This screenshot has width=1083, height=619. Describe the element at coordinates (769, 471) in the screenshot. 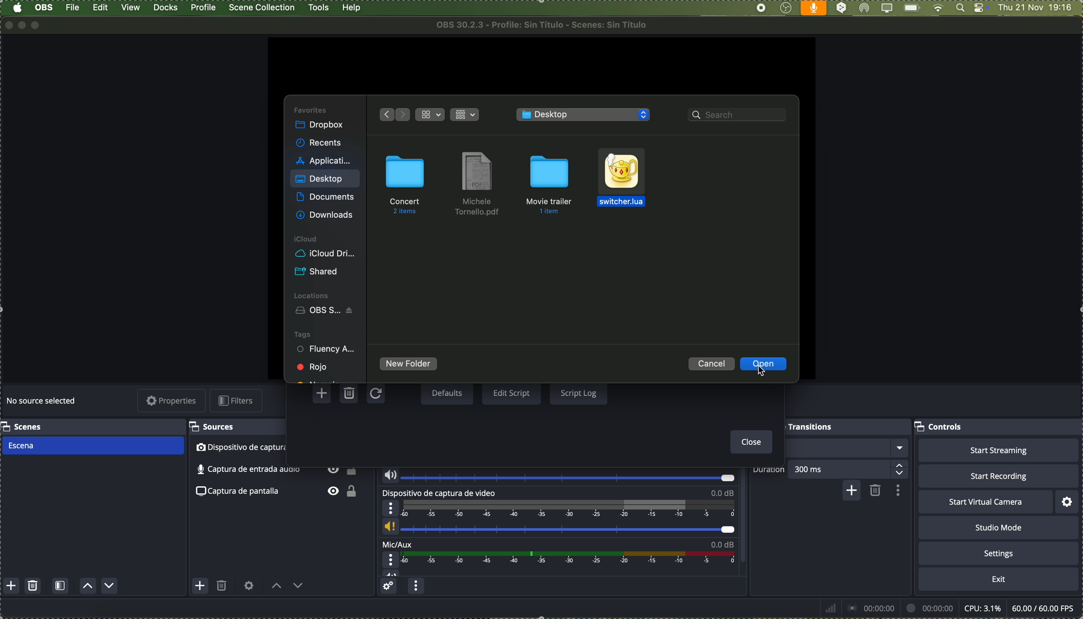

I see `duration` at that location.